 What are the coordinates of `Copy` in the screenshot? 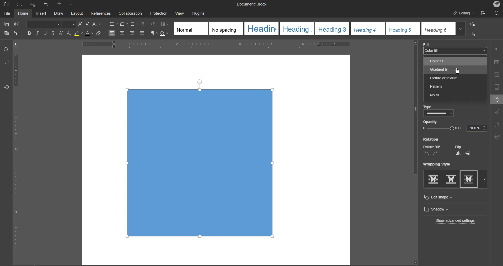 It's located at (6, 24).